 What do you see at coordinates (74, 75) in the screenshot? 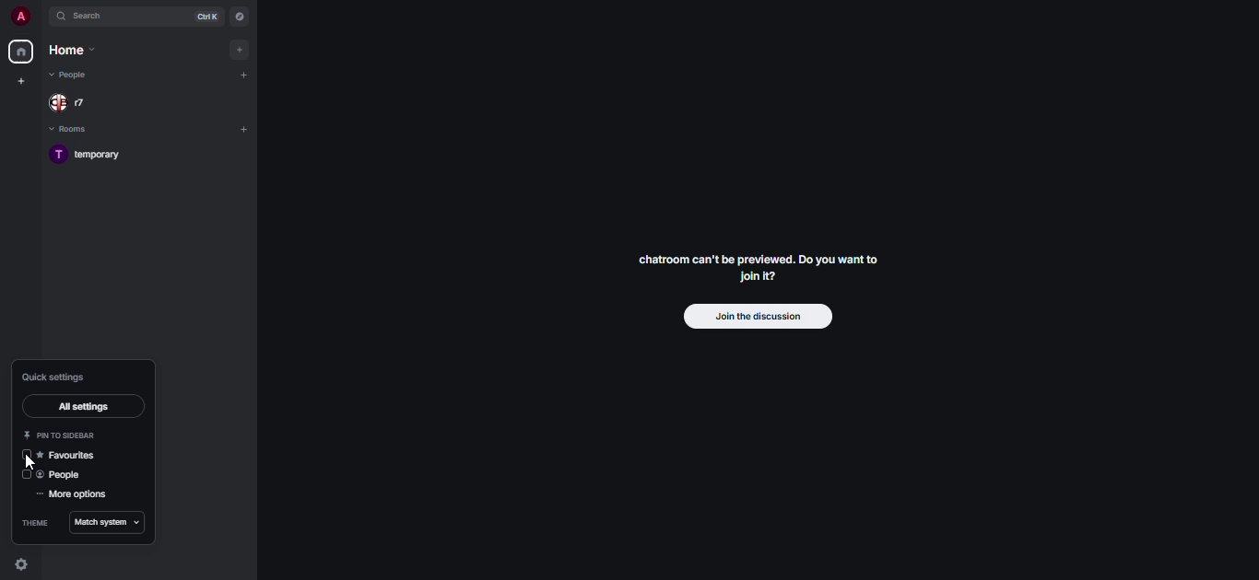
I see `people` at bounding box center [74, 75].